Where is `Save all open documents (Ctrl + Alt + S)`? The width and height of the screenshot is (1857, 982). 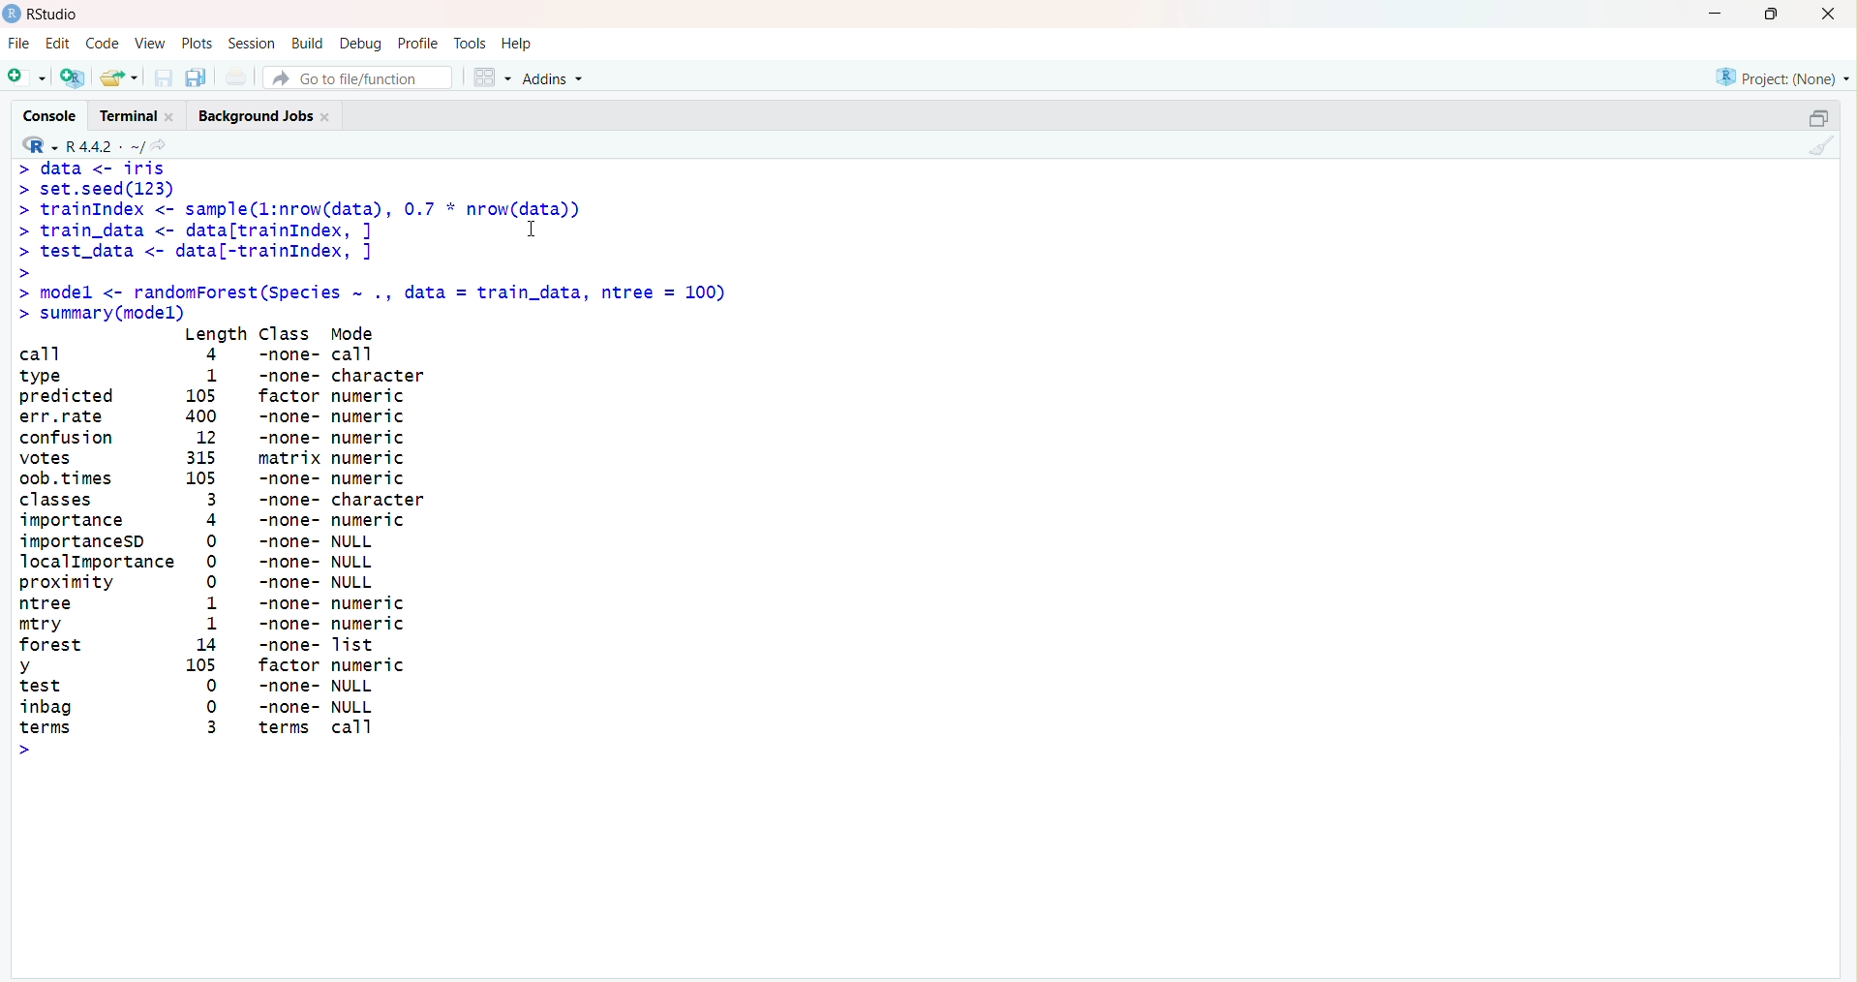 Save all open documents (Ctrl + Alt + S) is located at coordinates (194, 75).